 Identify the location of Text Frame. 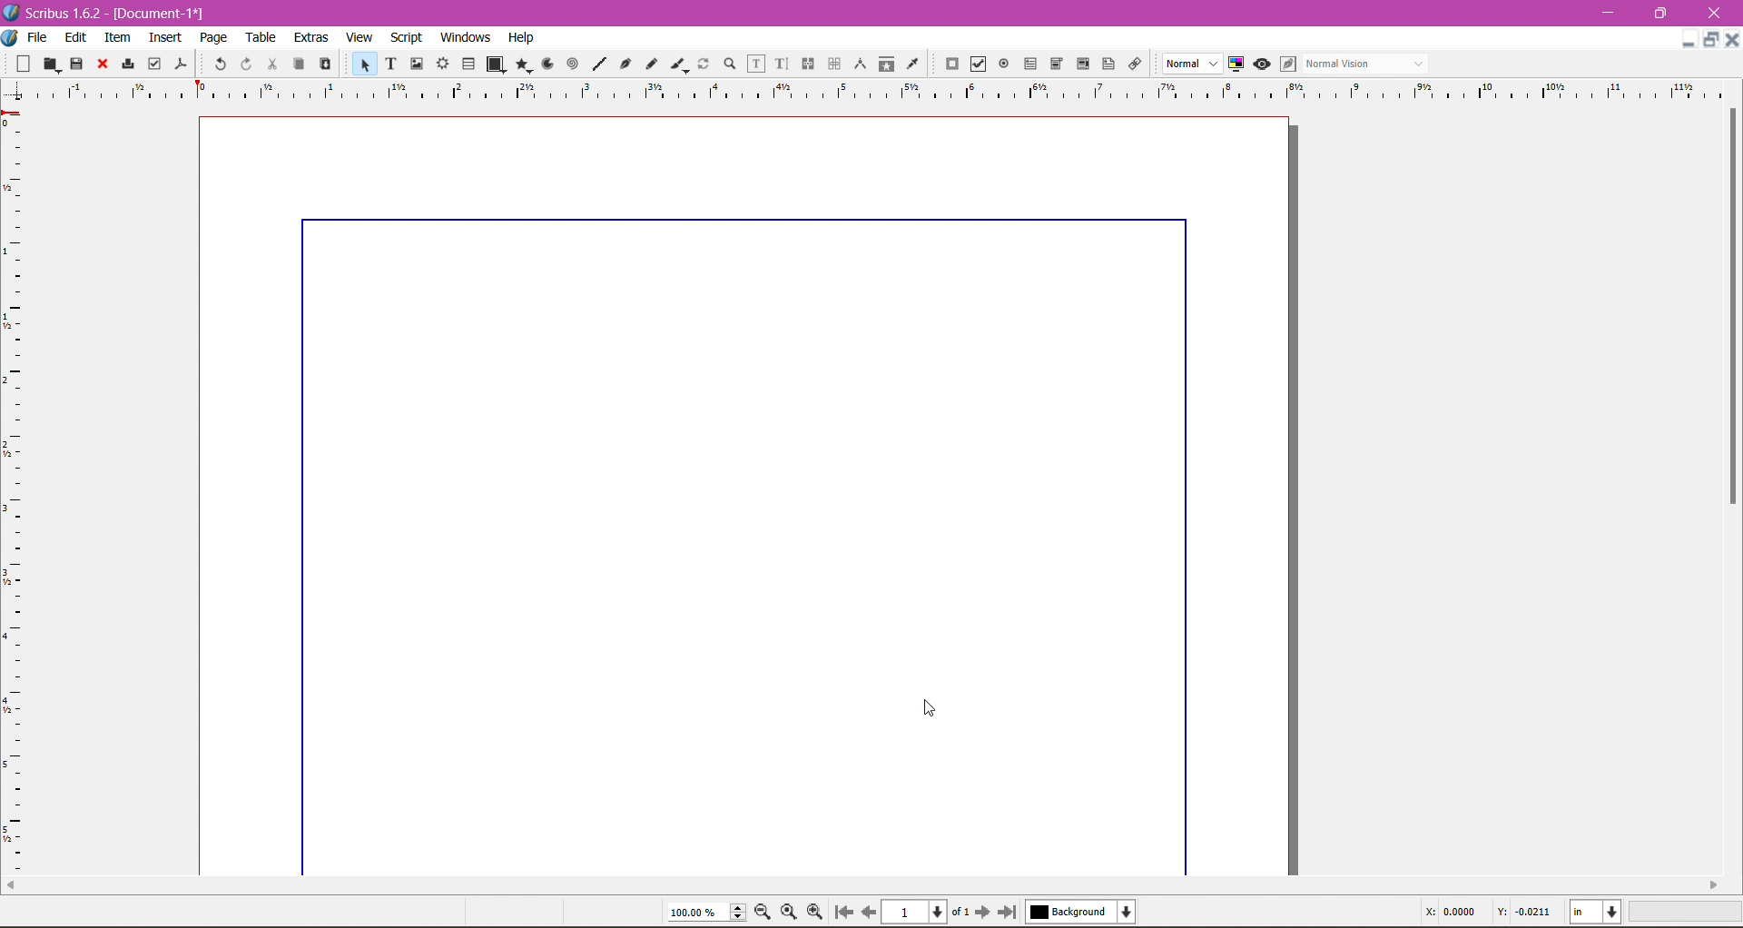
(389, 64).